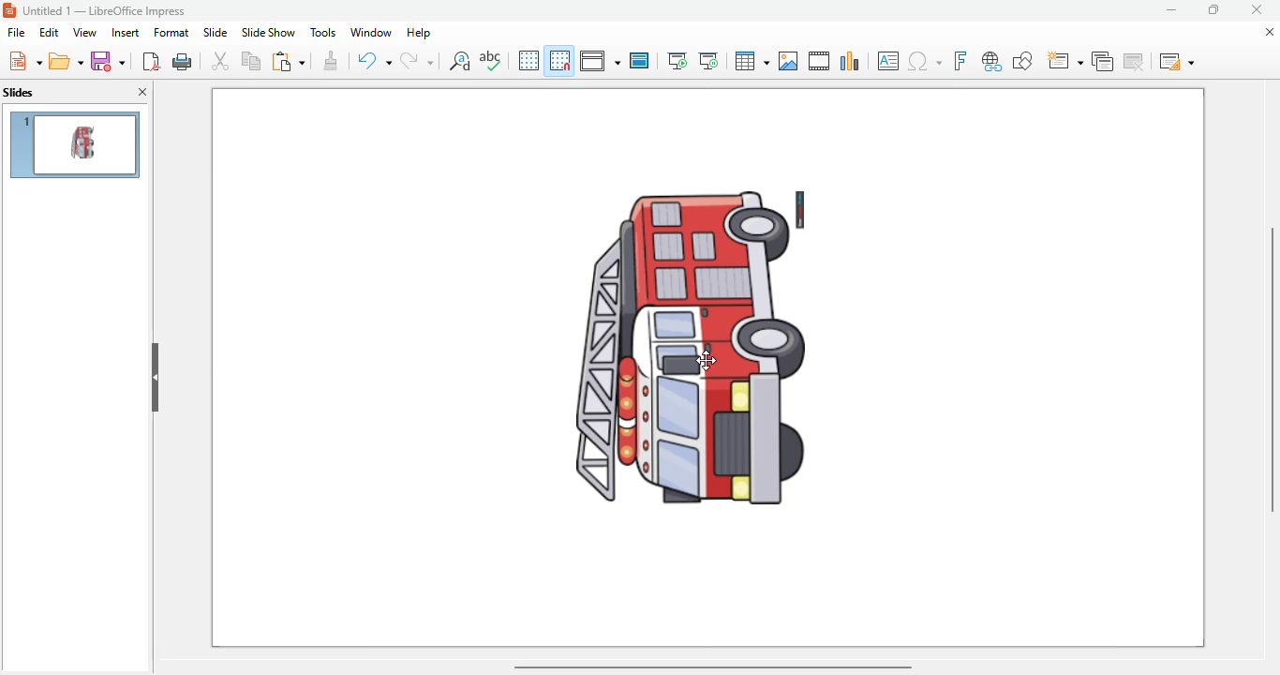 The width and height of the screenshot is (1280, 675). Describe the element at coordinates (109, 61) in the screenshot. I see `save` at that location.